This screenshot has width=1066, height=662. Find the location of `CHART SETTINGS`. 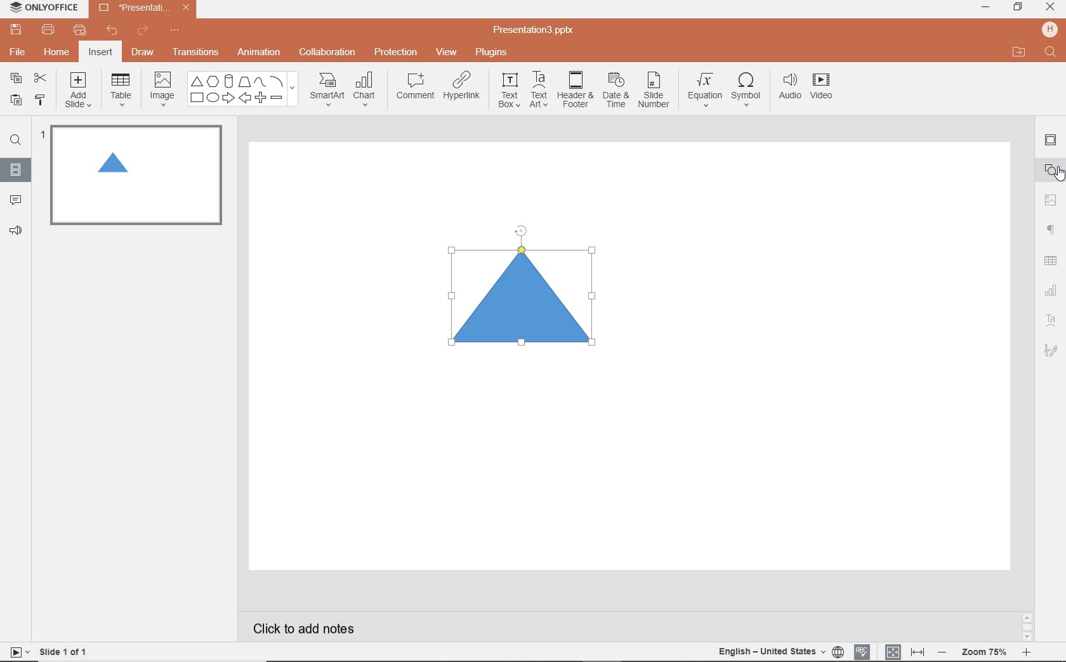

CHART SETTINGS is located at coordinates (1051, 289).